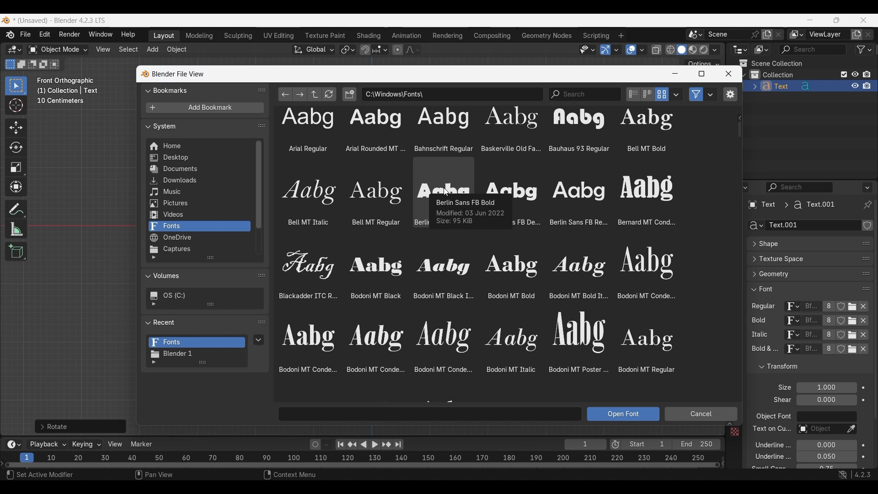 The height and width of the screenshot is (494, 878). What do you see at coordinates (348, 50) in the screenshot?
I see `Transform pivot point` at bounding box center [348, 50].